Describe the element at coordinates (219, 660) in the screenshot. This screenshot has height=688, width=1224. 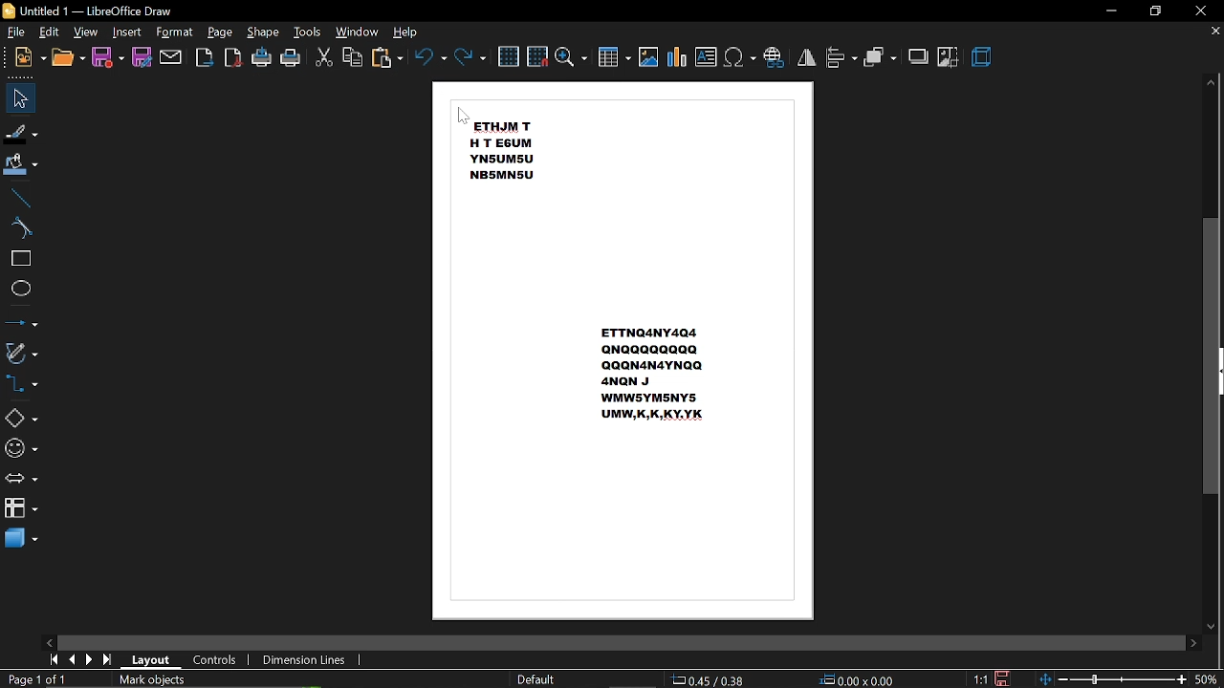
I see `controls` at that location.